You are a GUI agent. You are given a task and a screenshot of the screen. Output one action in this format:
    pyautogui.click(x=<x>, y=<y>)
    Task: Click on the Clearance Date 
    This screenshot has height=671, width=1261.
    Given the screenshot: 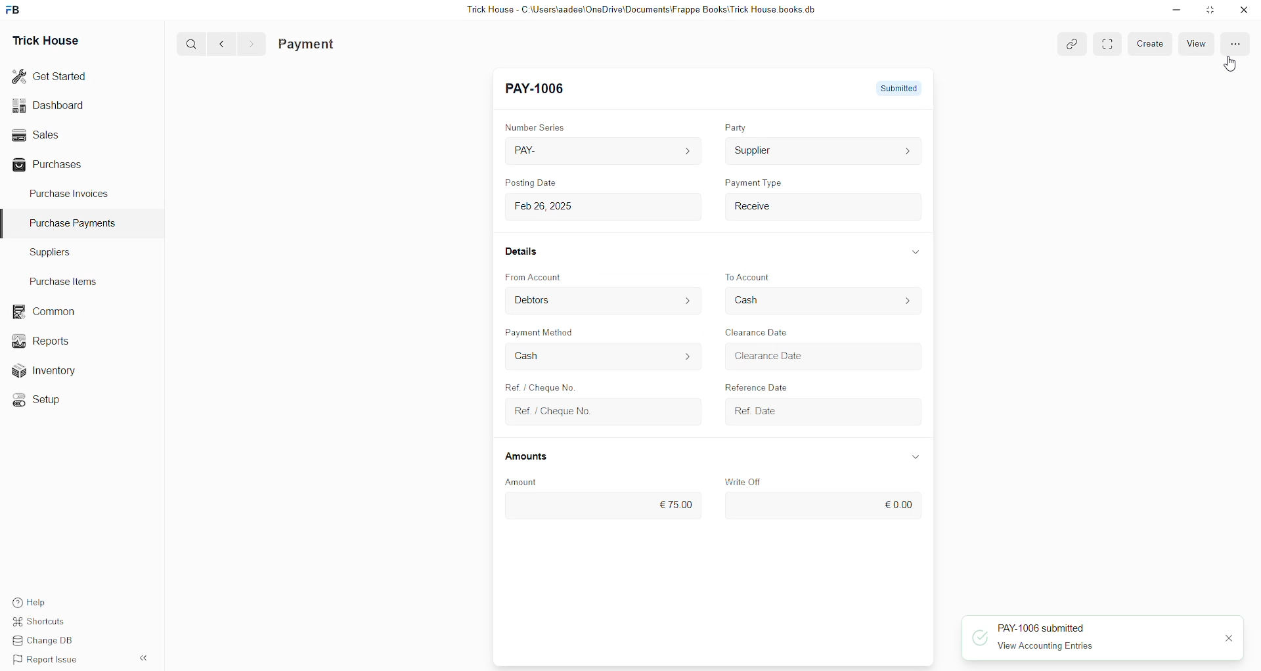 What is the action you would take?
    pyautogui.click(x=816, y=355)
    